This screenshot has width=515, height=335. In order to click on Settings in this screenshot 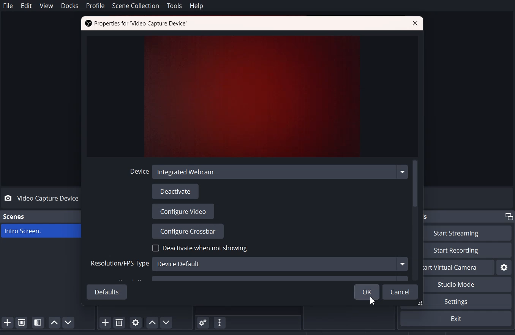, I will do `click(455, 319)`.